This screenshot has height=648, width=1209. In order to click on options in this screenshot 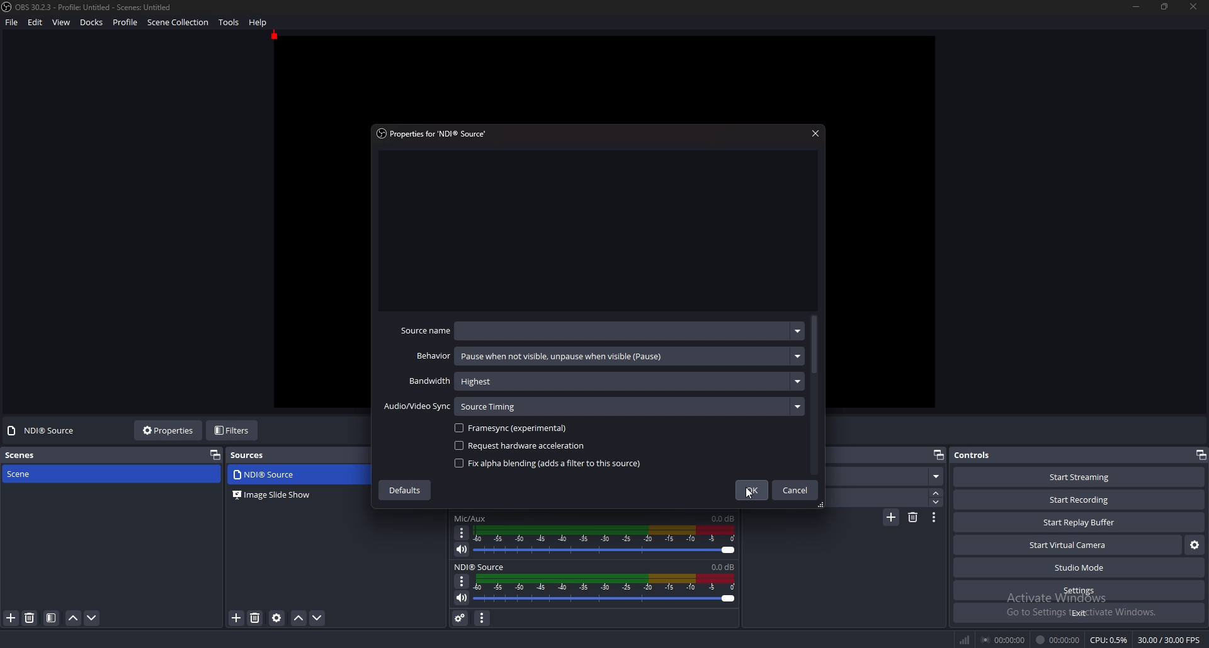, I will do `click(463, 533)`.